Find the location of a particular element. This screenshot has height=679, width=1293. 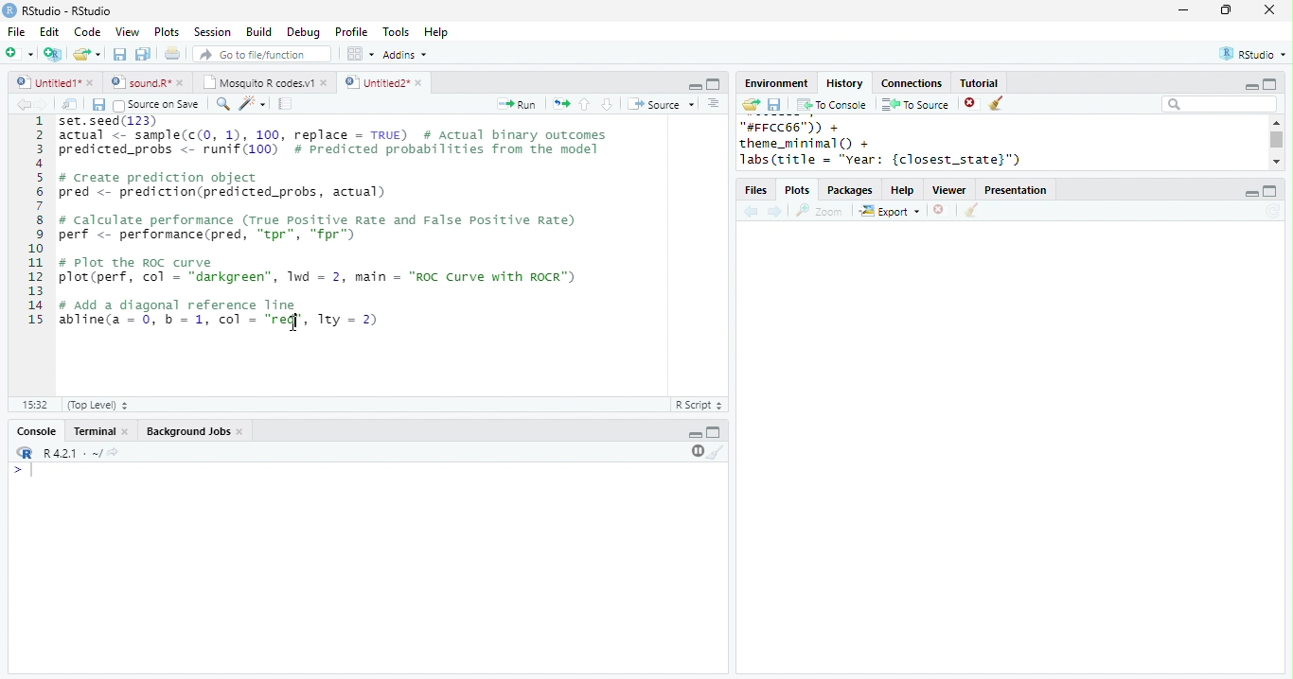

Code is located at coordinates (87, 31).